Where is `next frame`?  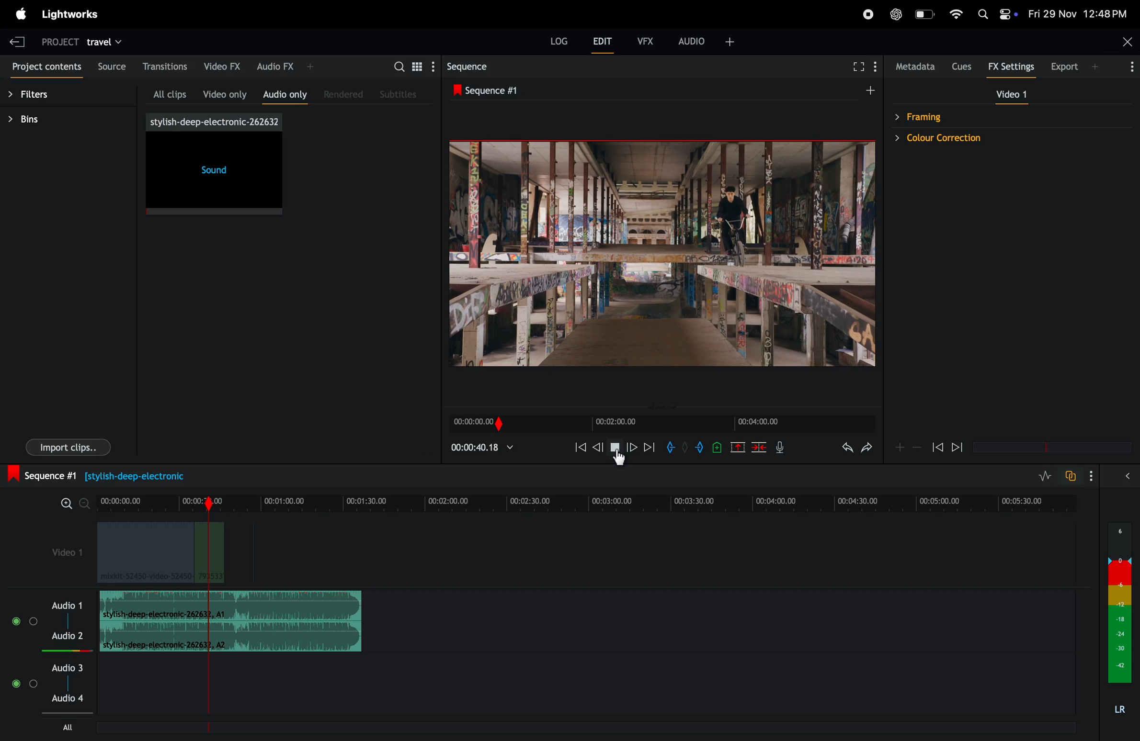 next frame is located at coordinates (960, 447).